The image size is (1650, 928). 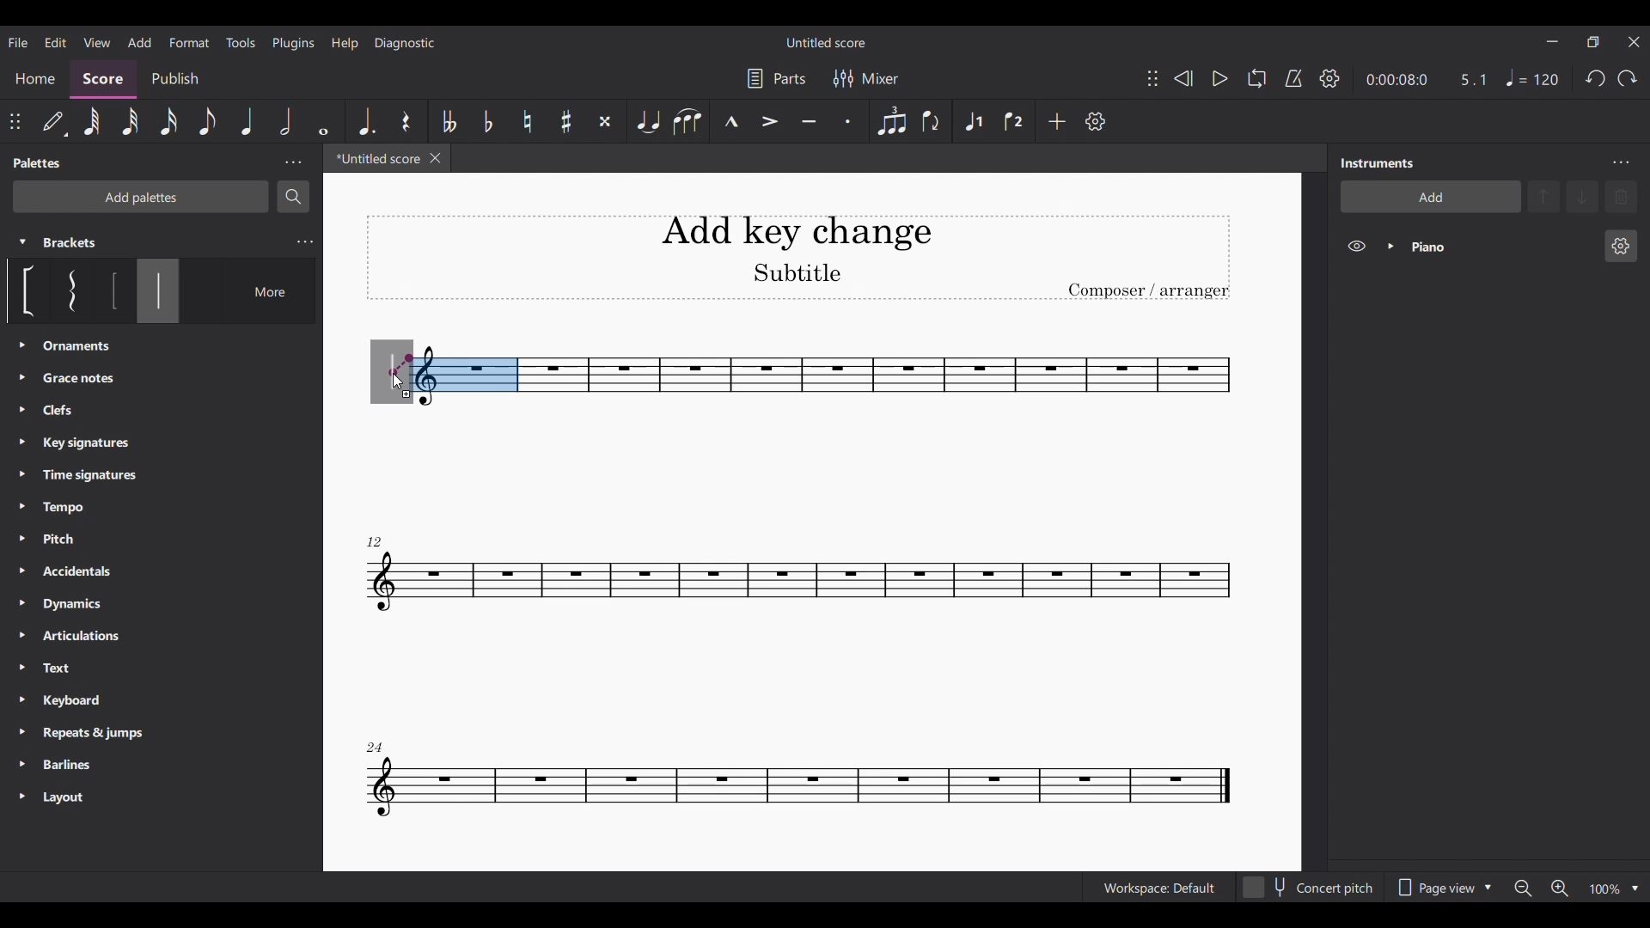 What do you see at coordinates (1391, 246) in the screenshot?
I see `Expand` at bounding box center [1391, 246].